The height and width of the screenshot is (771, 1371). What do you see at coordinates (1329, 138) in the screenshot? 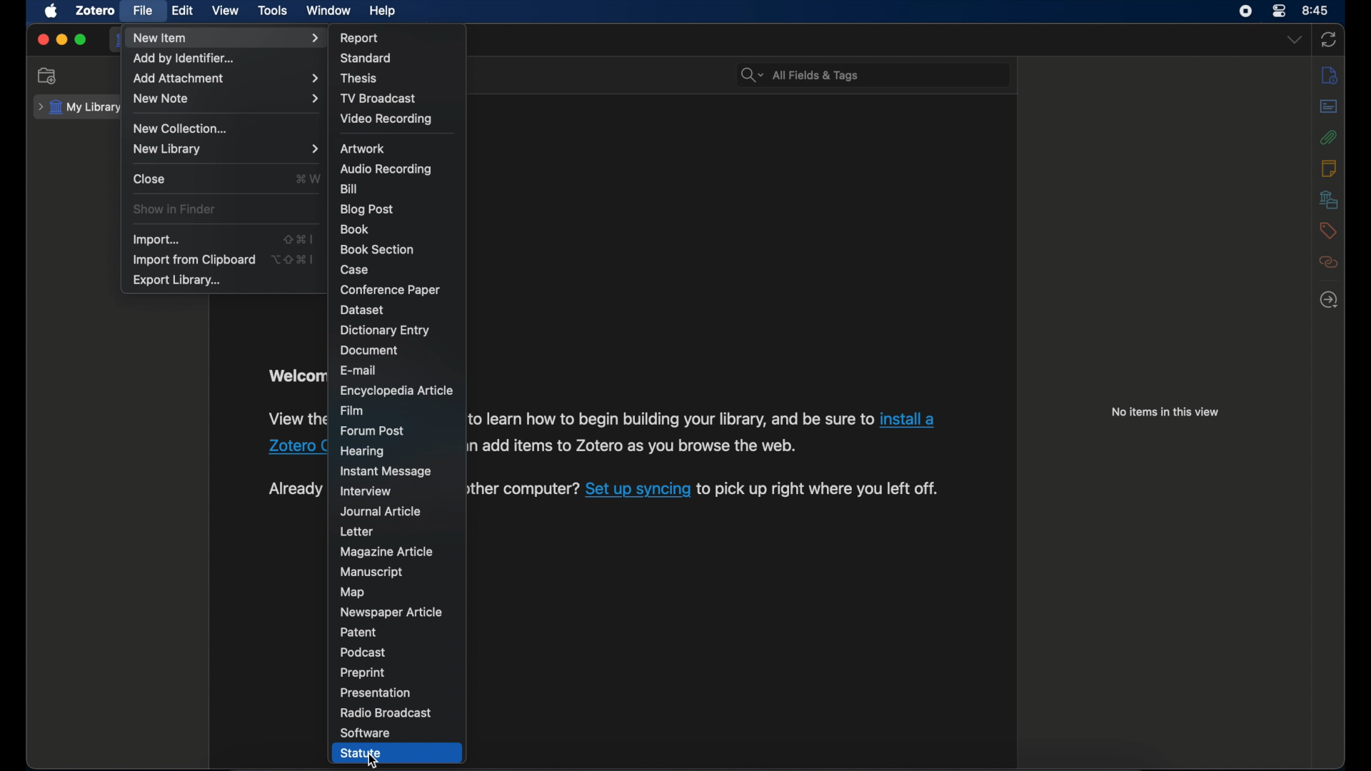
I see `attachments` at bounding box center [1329, 138].